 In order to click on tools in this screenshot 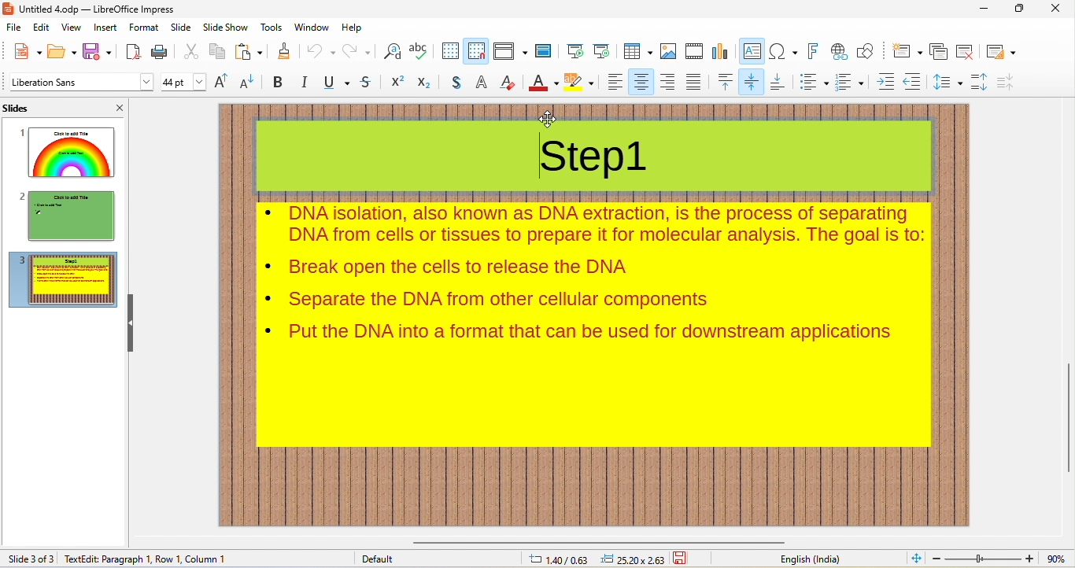, I will do `click(272, 28)`.